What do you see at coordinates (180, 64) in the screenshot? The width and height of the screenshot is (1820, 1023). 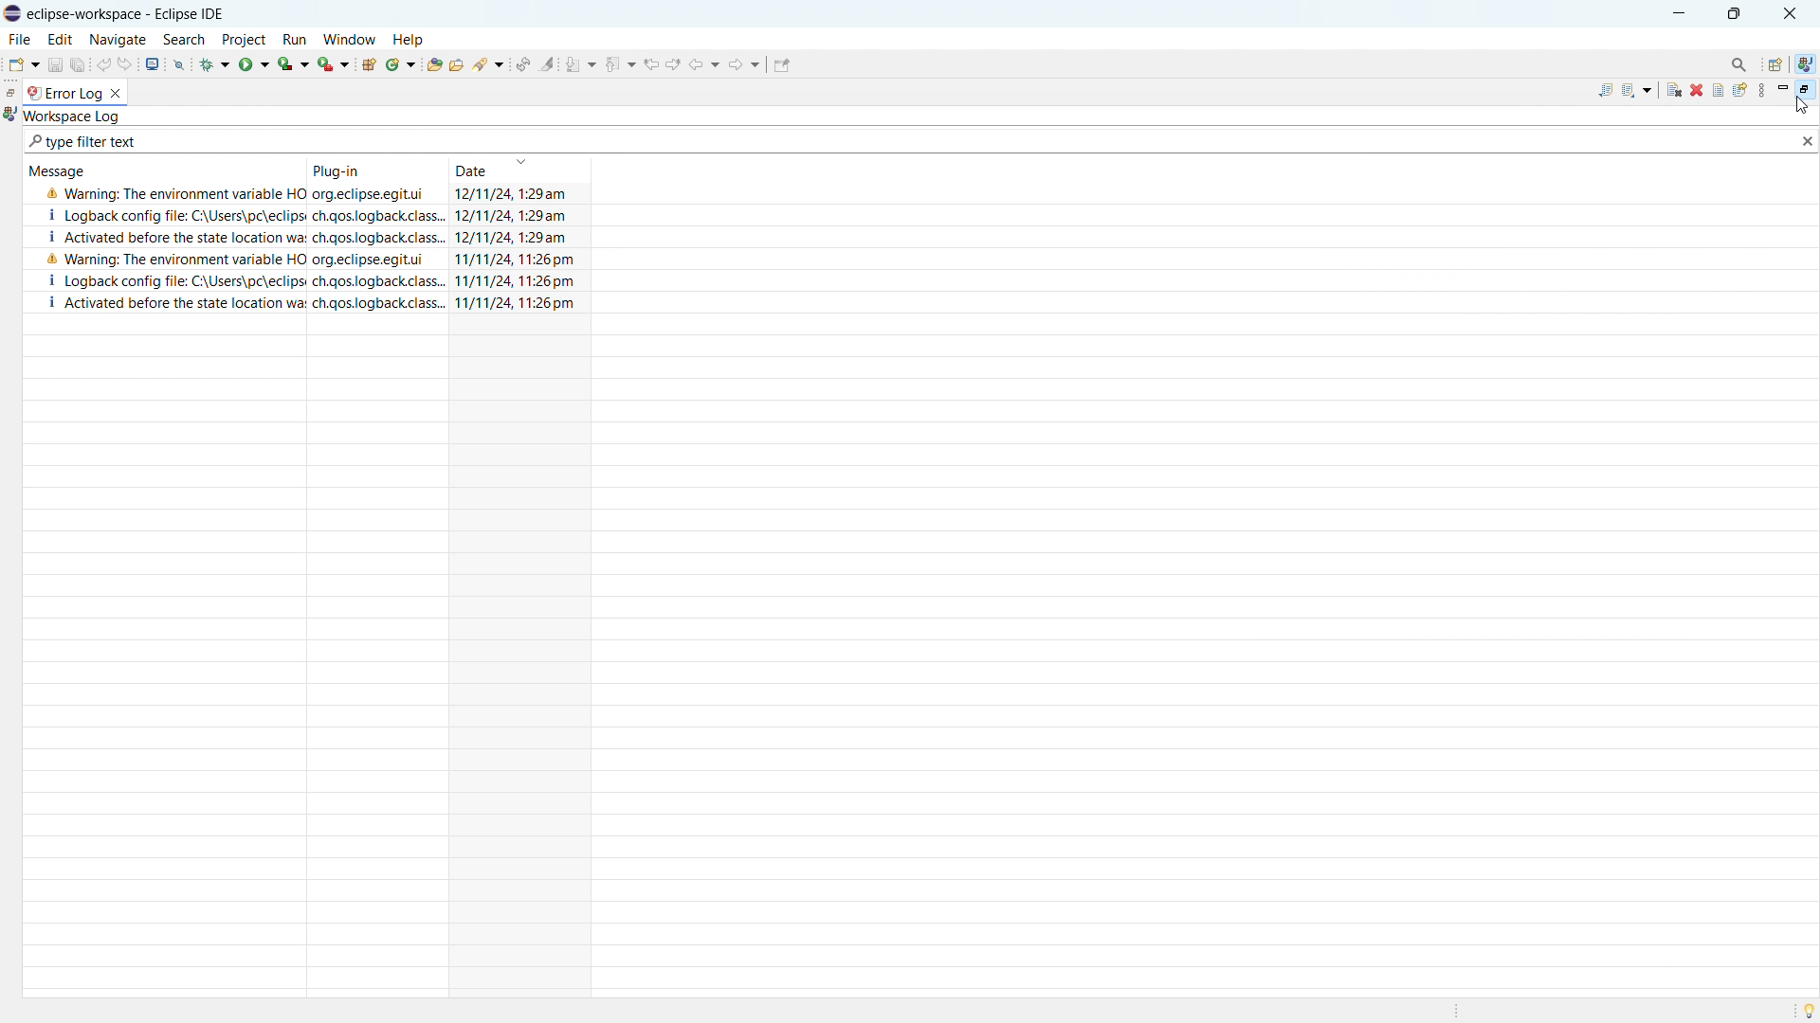 I see `skip all breakpoints` at bounding box center [180, 64].